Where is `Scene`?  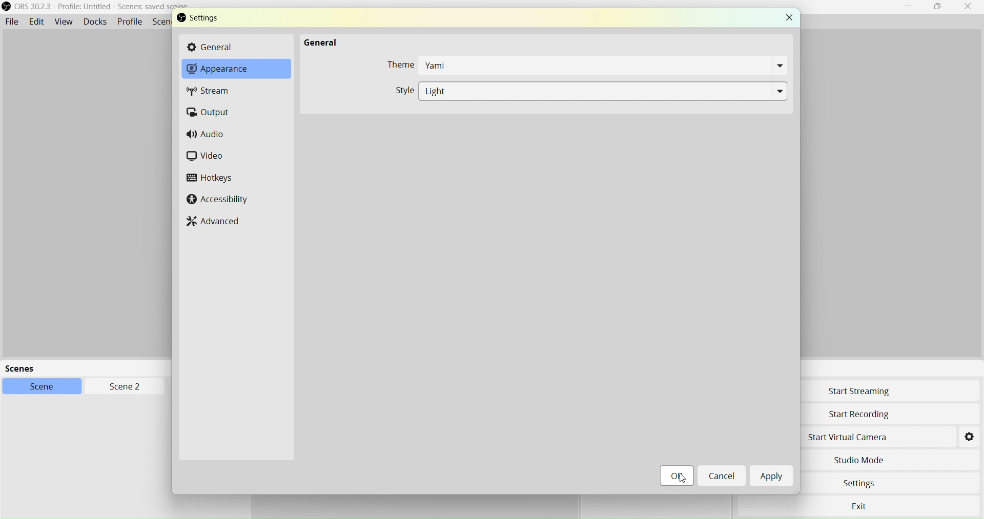
Scene is located at coordinates (40, 386).